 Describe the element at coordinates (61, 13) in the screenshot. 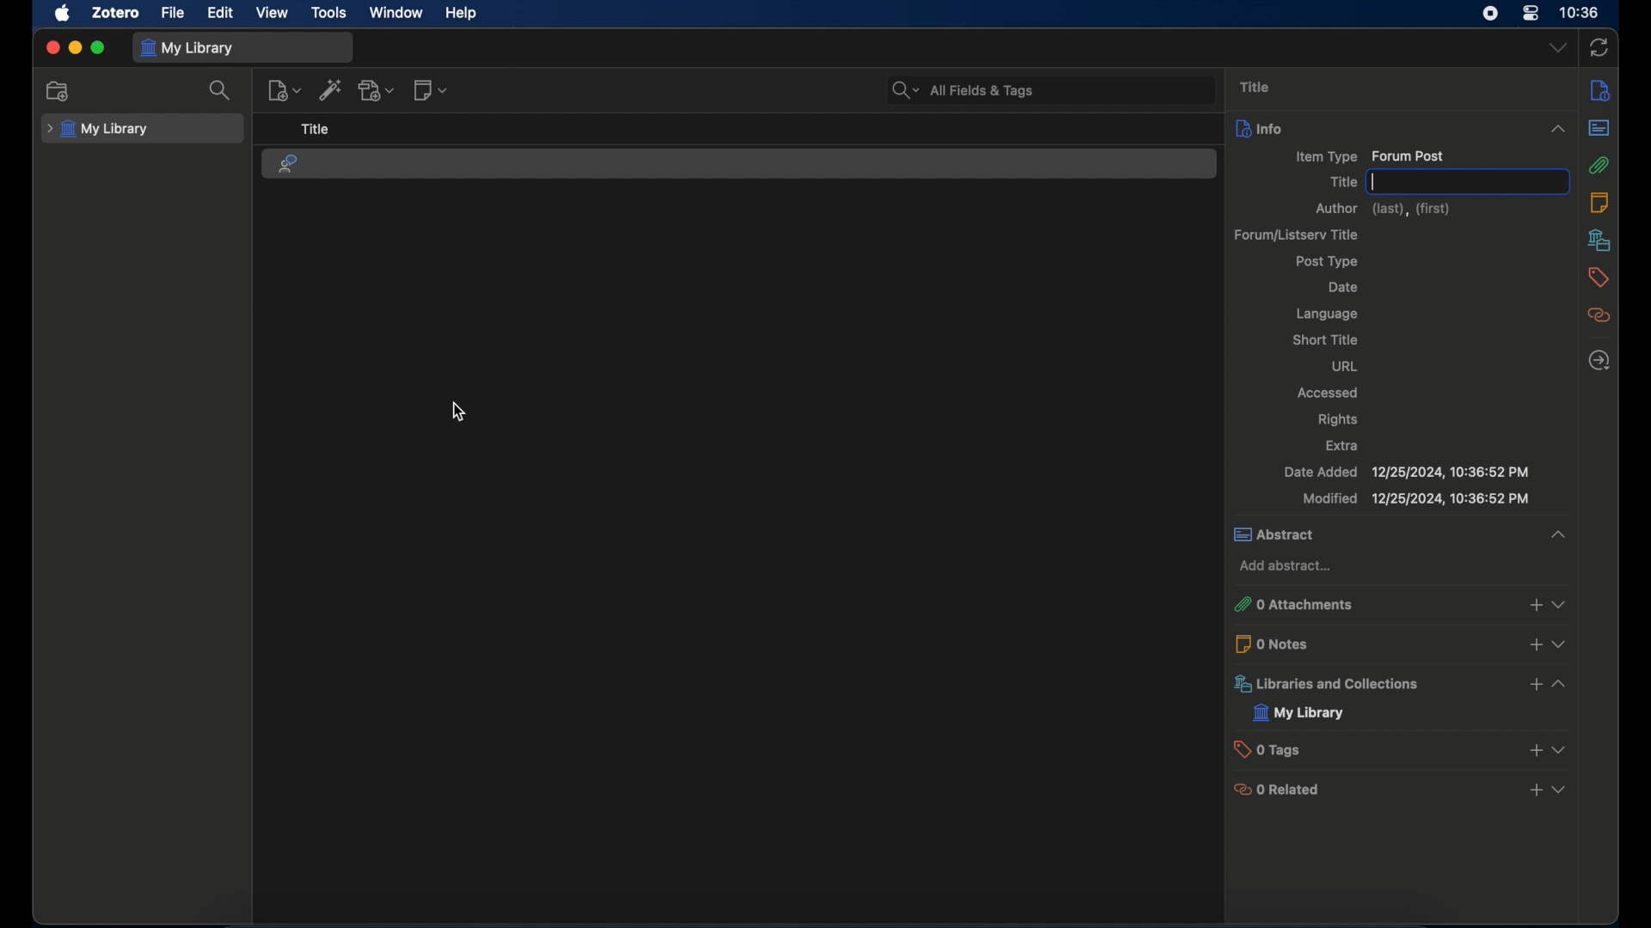

I see `apple` at that location.